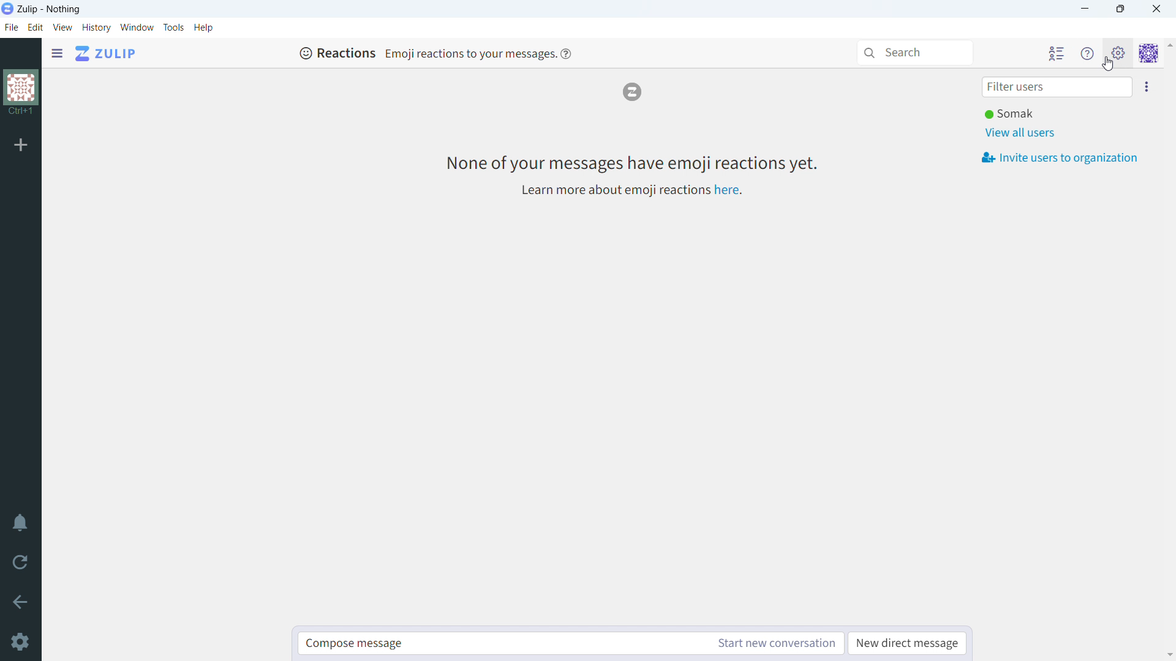 The height and width of the screenshot is (661, 1176). Describe the element at coordinates (1121, 9) in the screenshot. I see `maximize` at that location.